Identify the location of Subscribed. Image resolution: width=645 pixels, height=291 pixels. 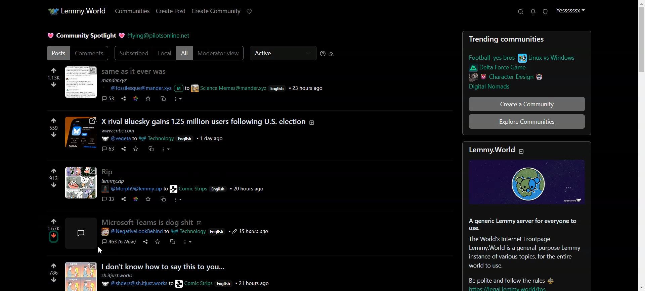
(133, 53).